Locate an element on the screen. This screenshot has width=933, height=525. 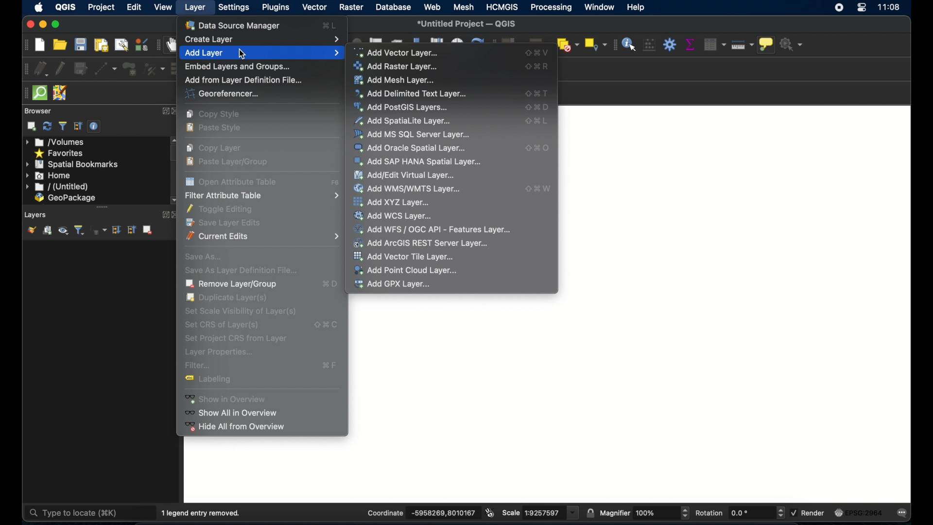
paste layer/group is located at coordinates (229, 161).